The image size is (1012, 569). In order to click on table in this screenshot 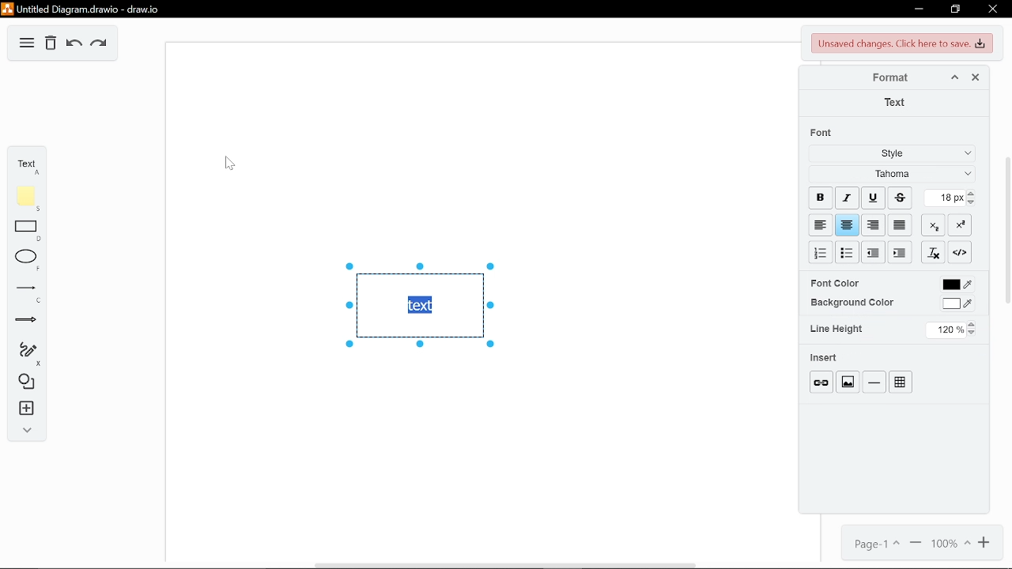, I will do `click(901, 382)`.